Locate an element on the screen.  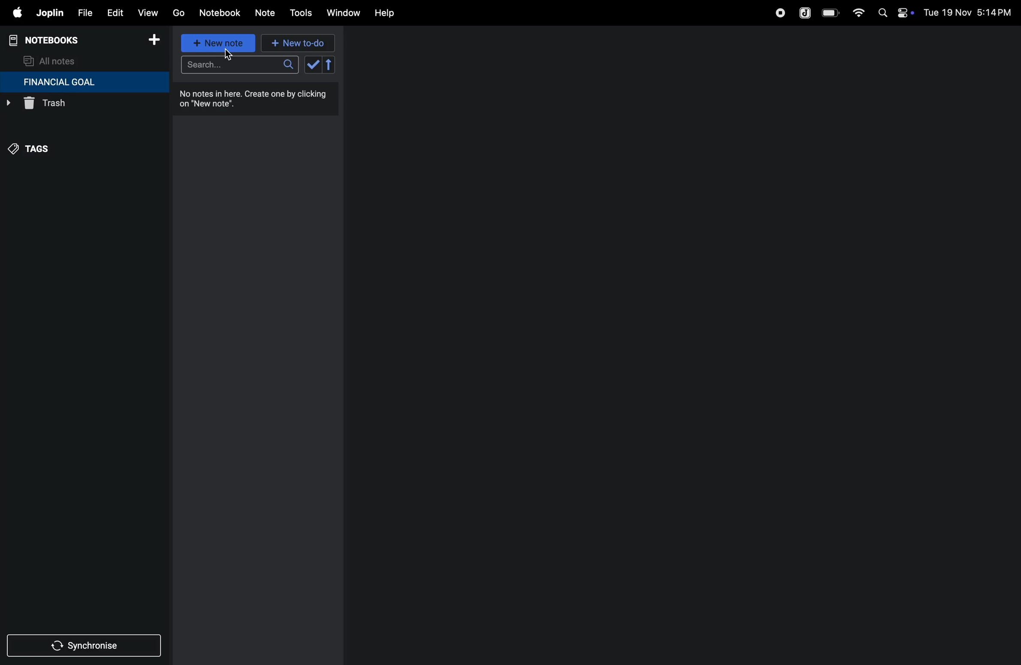
apple menu is located at coordinates (13, 12).